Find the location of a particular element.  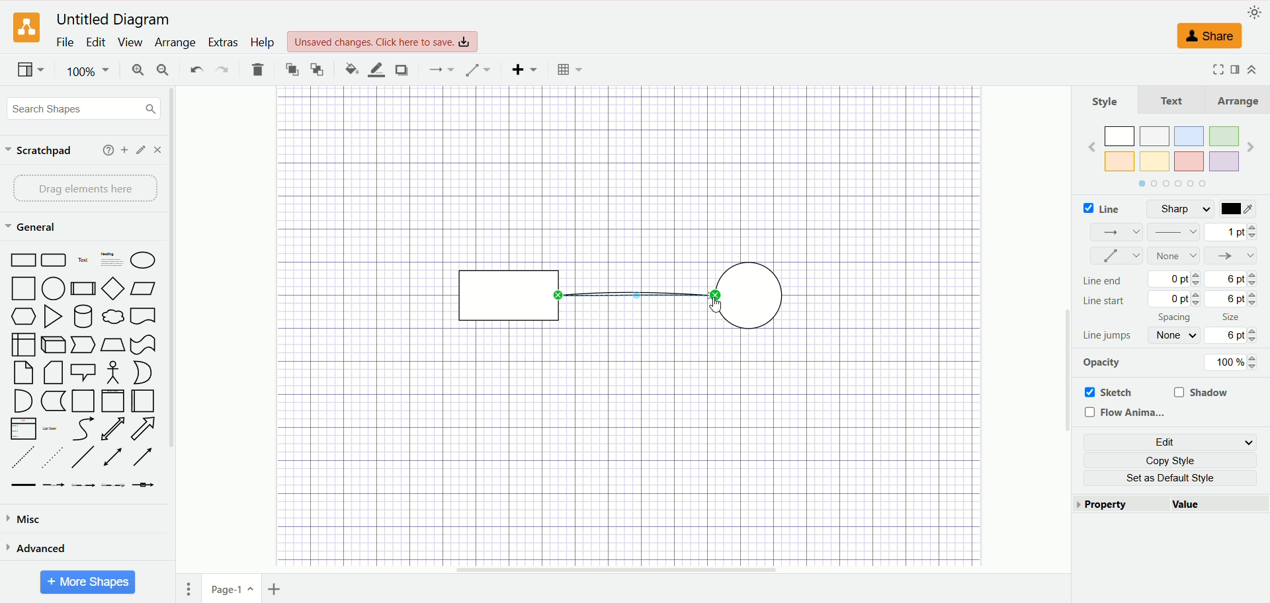

search shapes is located at coordinates (81, 108).